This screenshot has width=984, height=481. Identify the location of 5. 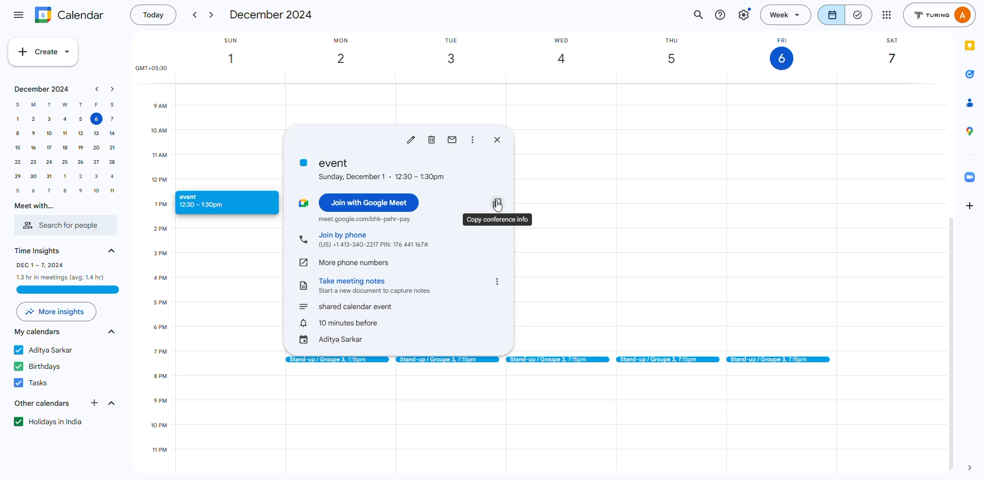
(81, 119).